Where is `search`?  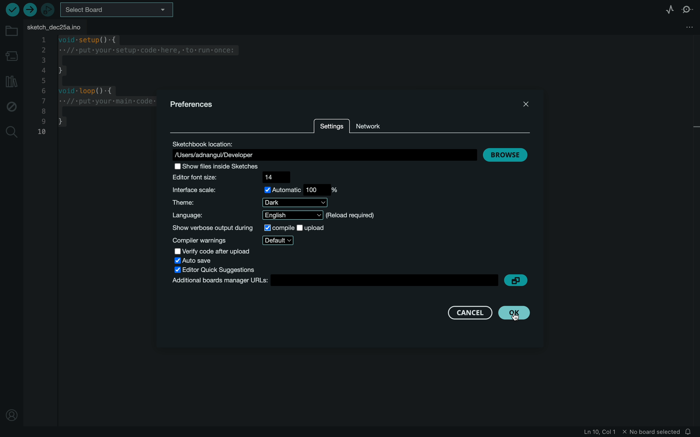 search is located at coordinates (11, 132).